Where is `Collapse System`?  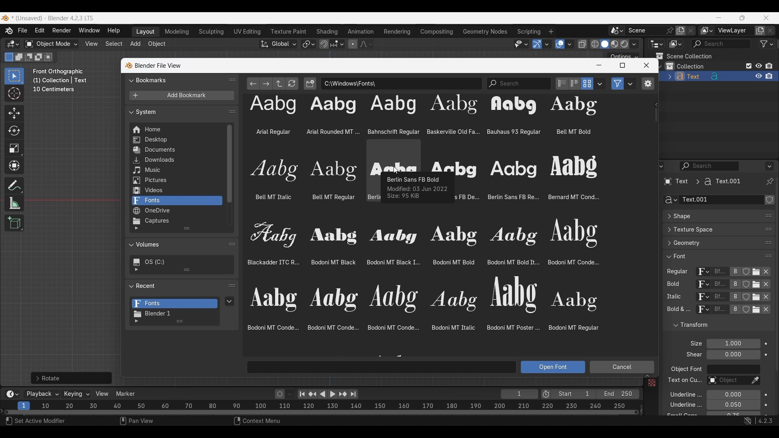
Collapse System is located at coordinates (176, 112).